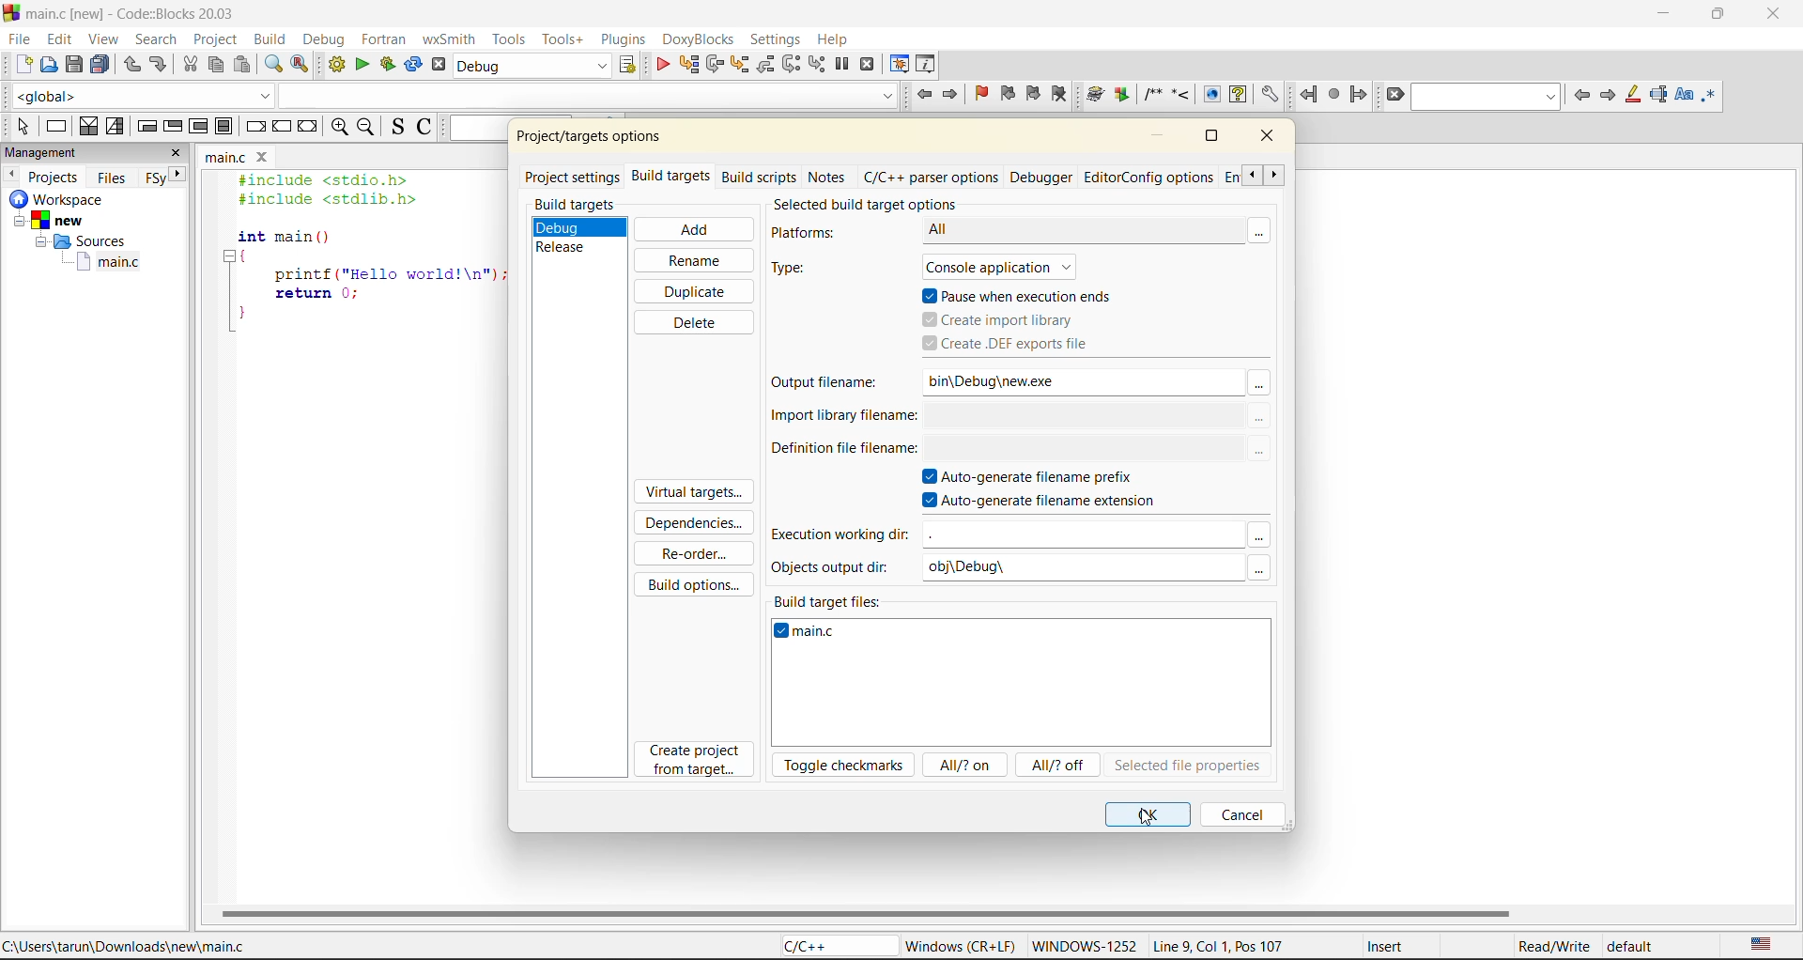 The image size is (1803, 960). Describe the element at coordinates (1025, 294) in the screenshot. I see `pause when execution ends` at that location.